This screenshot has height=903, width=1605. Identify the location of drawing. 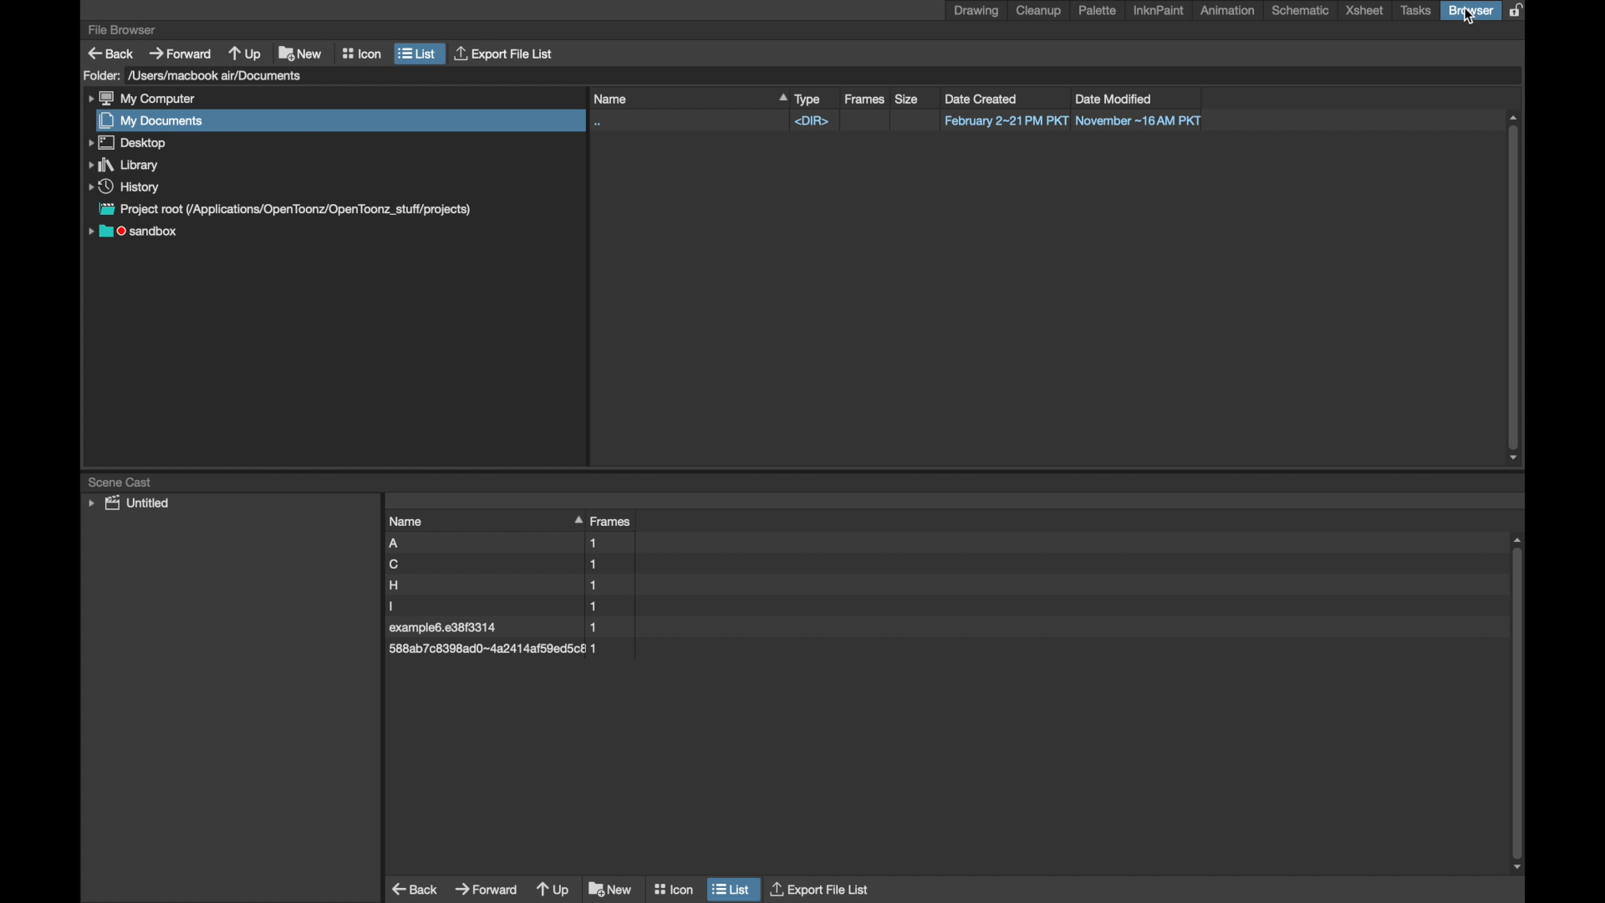
(976, 11).